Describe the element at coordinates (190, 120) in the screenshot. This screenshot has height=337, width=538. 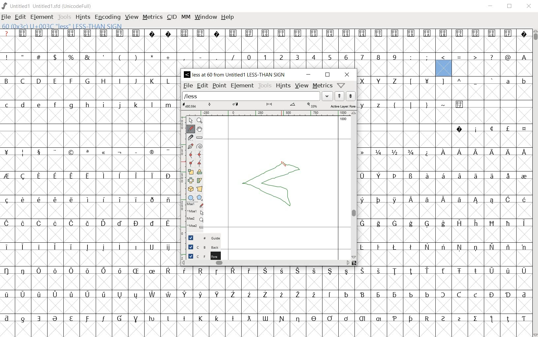
I see `pointer` at that location.